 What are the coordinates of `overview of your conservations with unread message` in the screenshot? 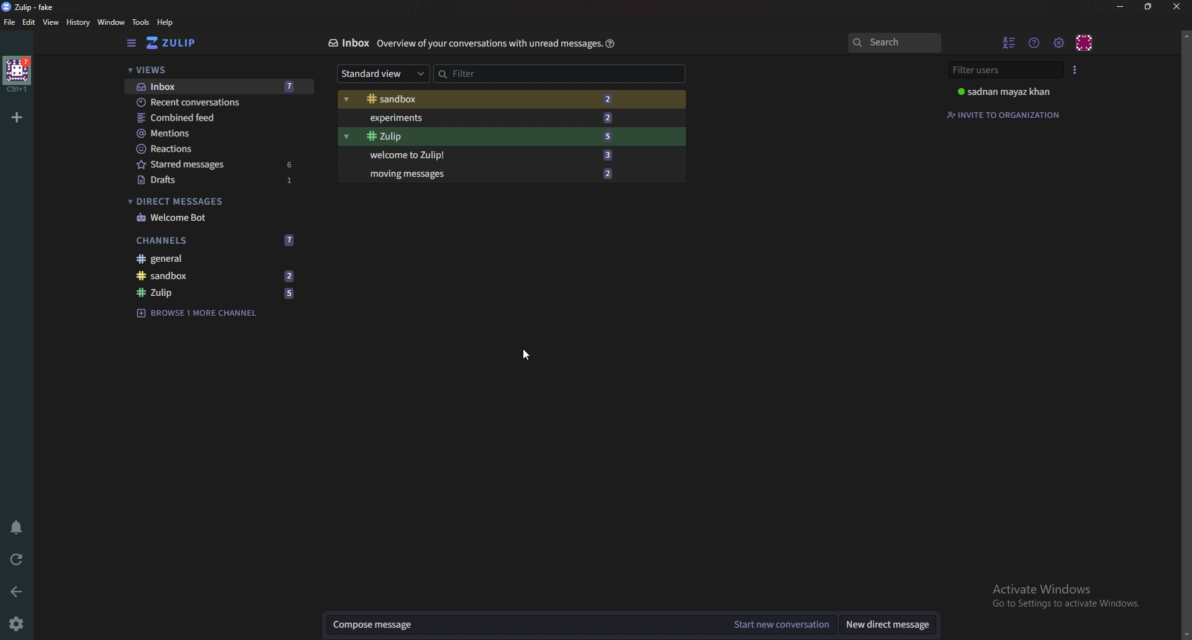 It's located at (489, 44).